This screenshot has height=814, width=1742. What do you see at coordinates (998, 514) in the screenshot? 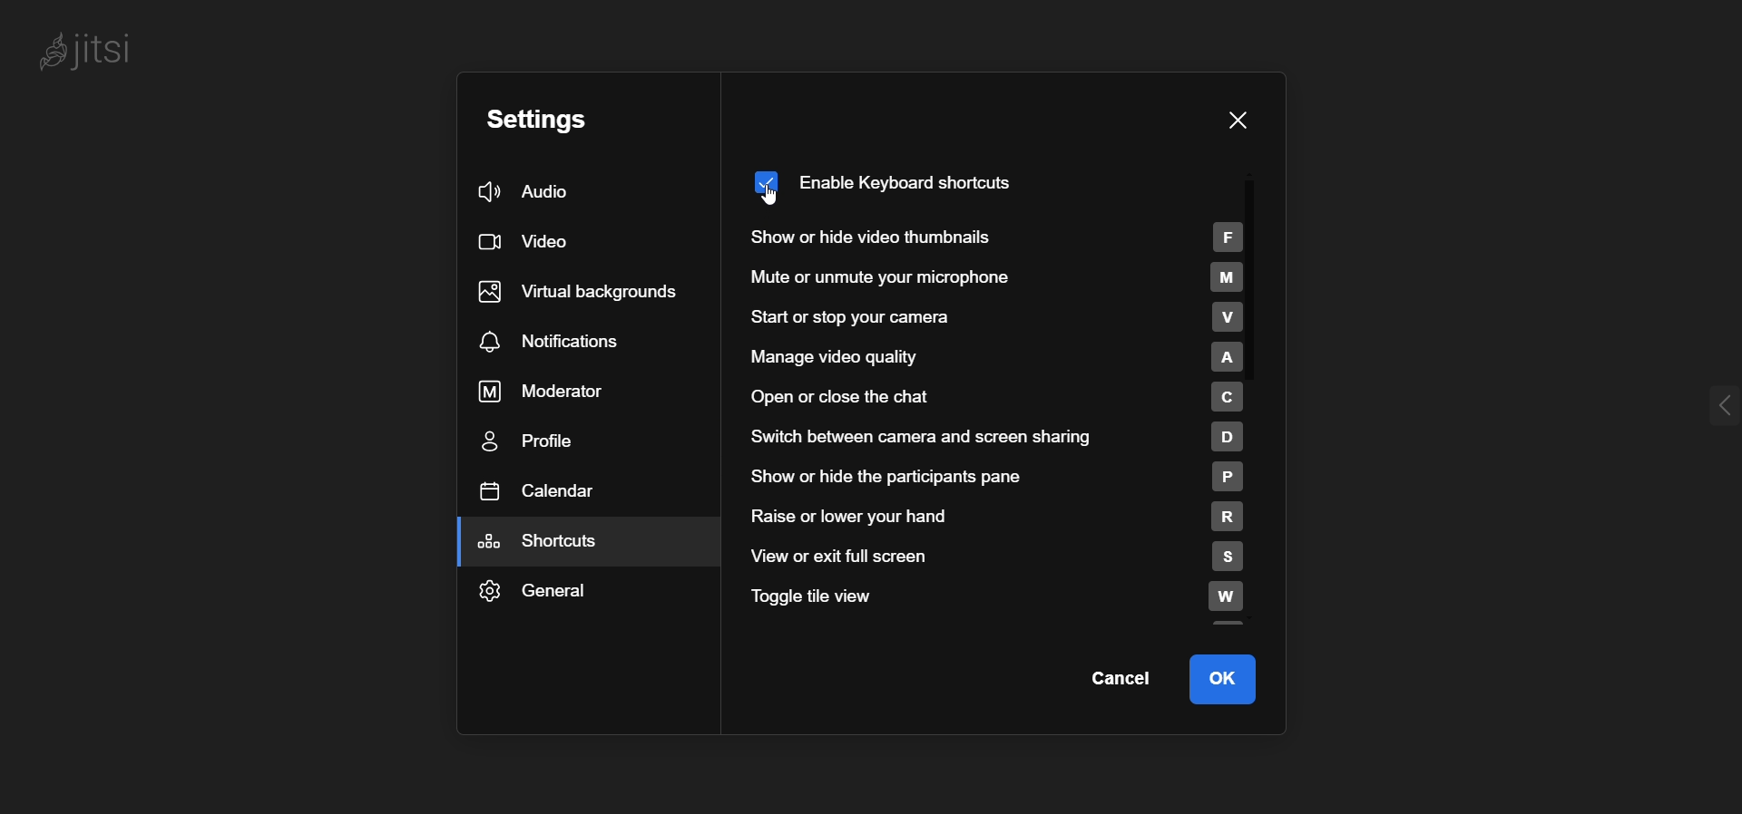
I see `raise or lower hand` at bounding box center [998, 514].